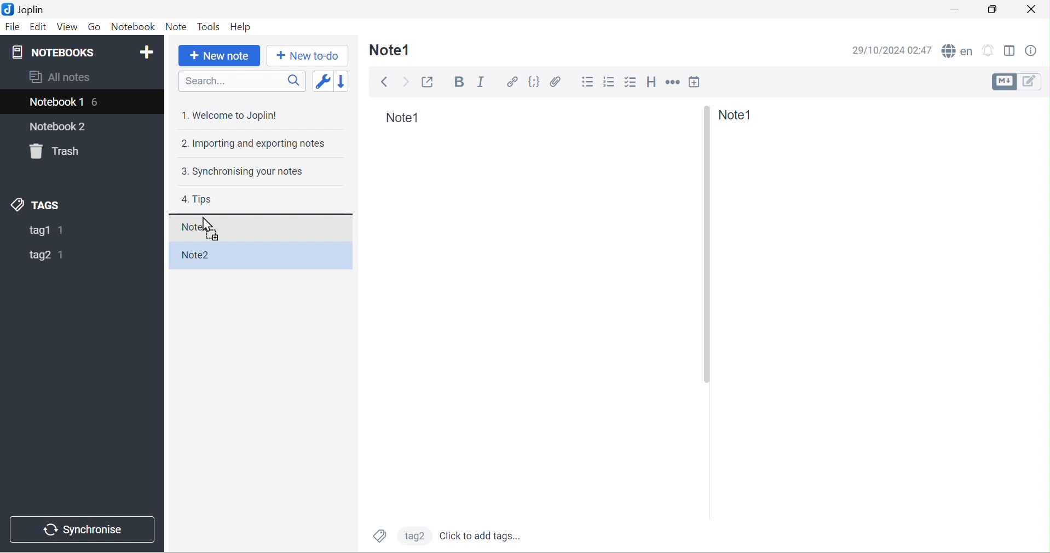 The height and width of the screenshot is (553, 1050). Describe the element at coordinates (68, 27) in the screenshot. I see `View` at that location.